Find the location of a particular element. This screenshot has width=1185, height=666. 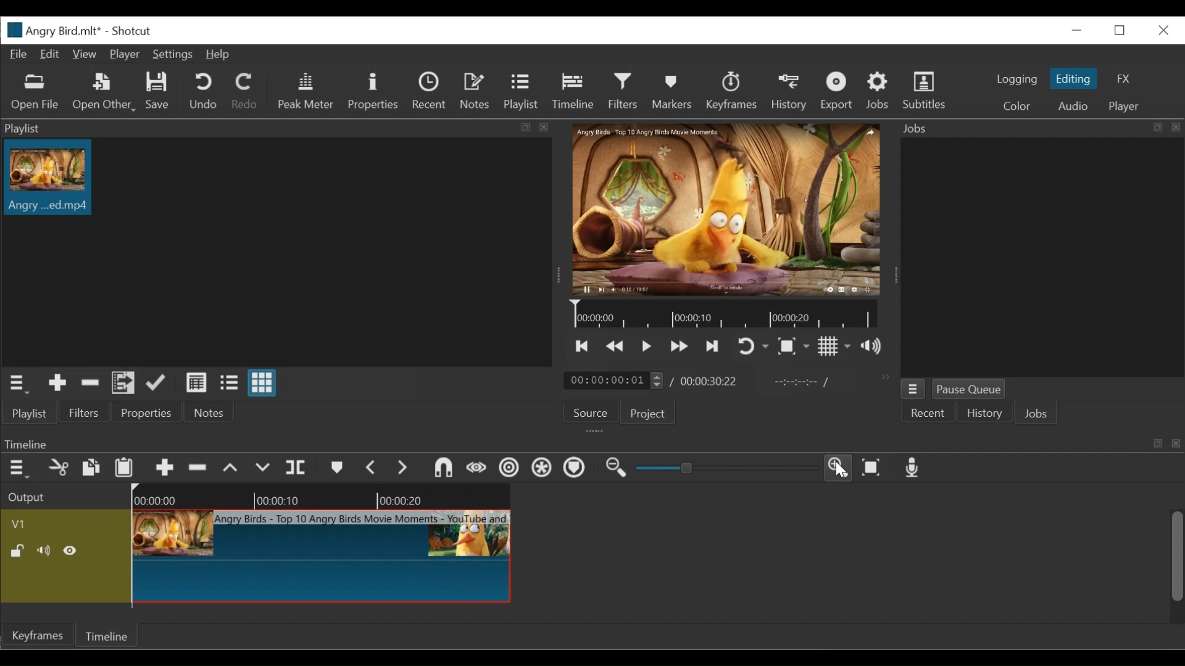

Timeline menu is located at coordinates (20, 469).